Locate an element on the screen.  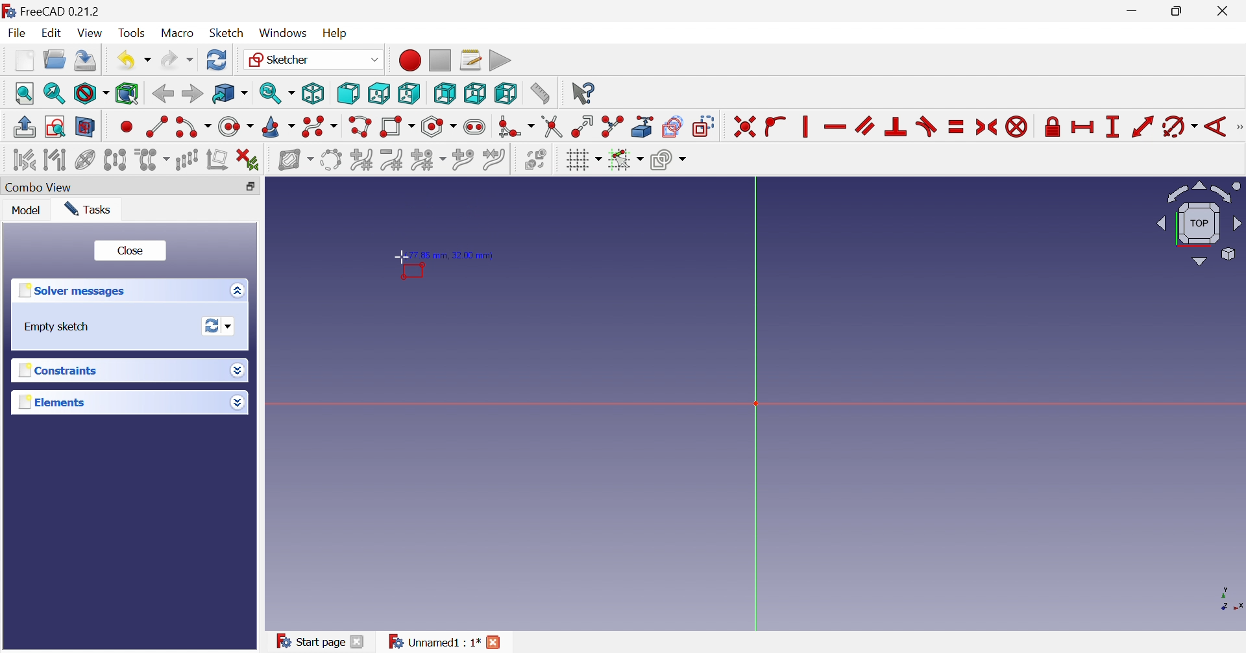
[Sketcher tools] is located at coordinates (1238, 129).